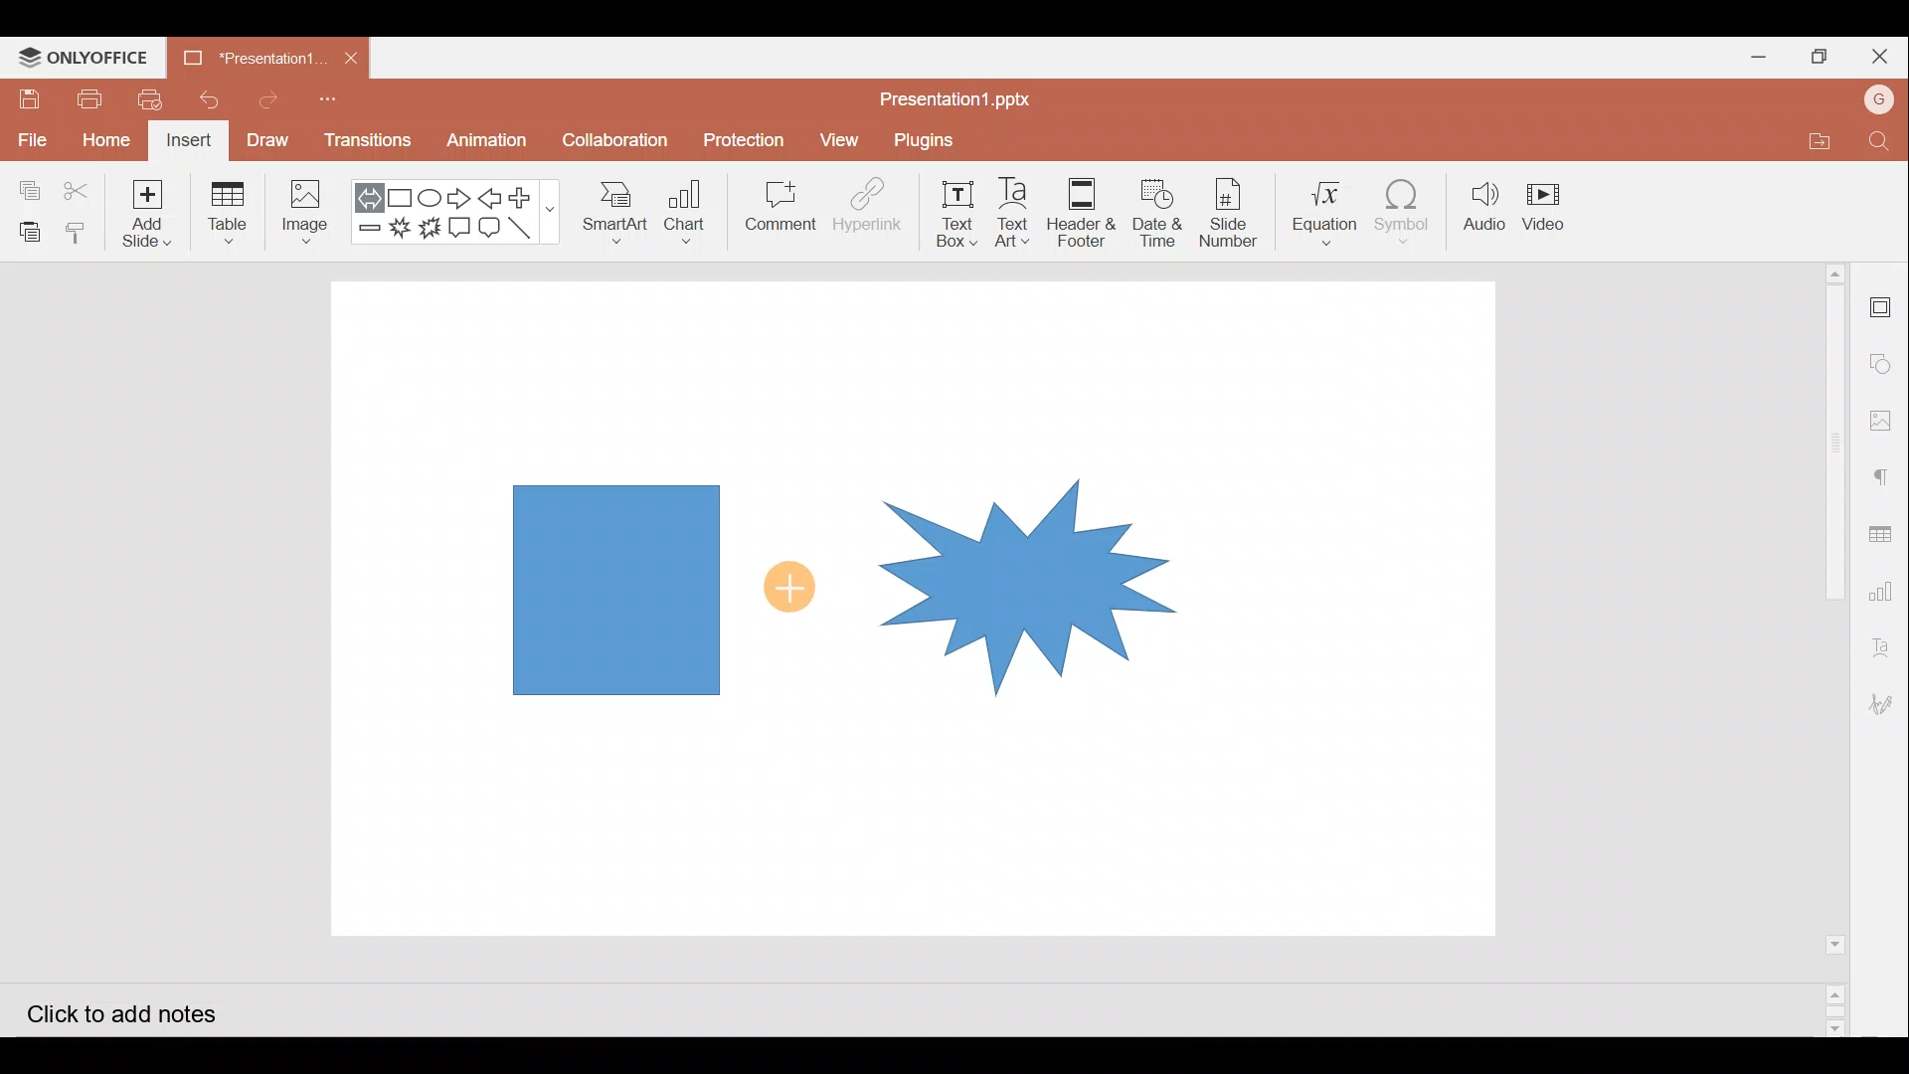  What do you see at coordinates (1750, 56) in the screenshot?
I see `Minimize` at bounding box center [1750, 56].